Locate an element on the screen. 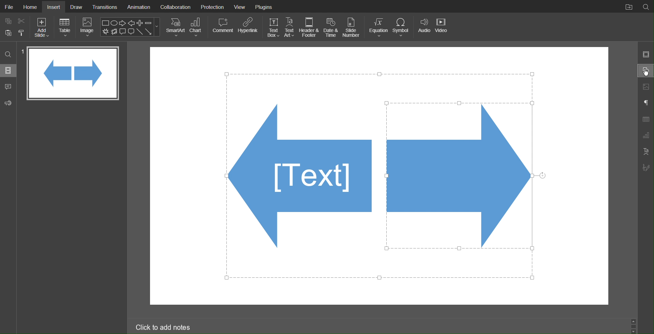 This screenshot has height=334, width=654. Image is located at coordinates (87, 27).